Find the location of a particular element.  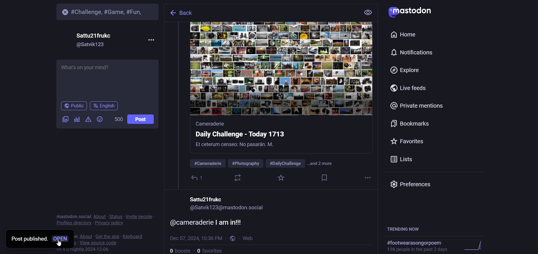

keyboard is located at coordinates (135, 235).